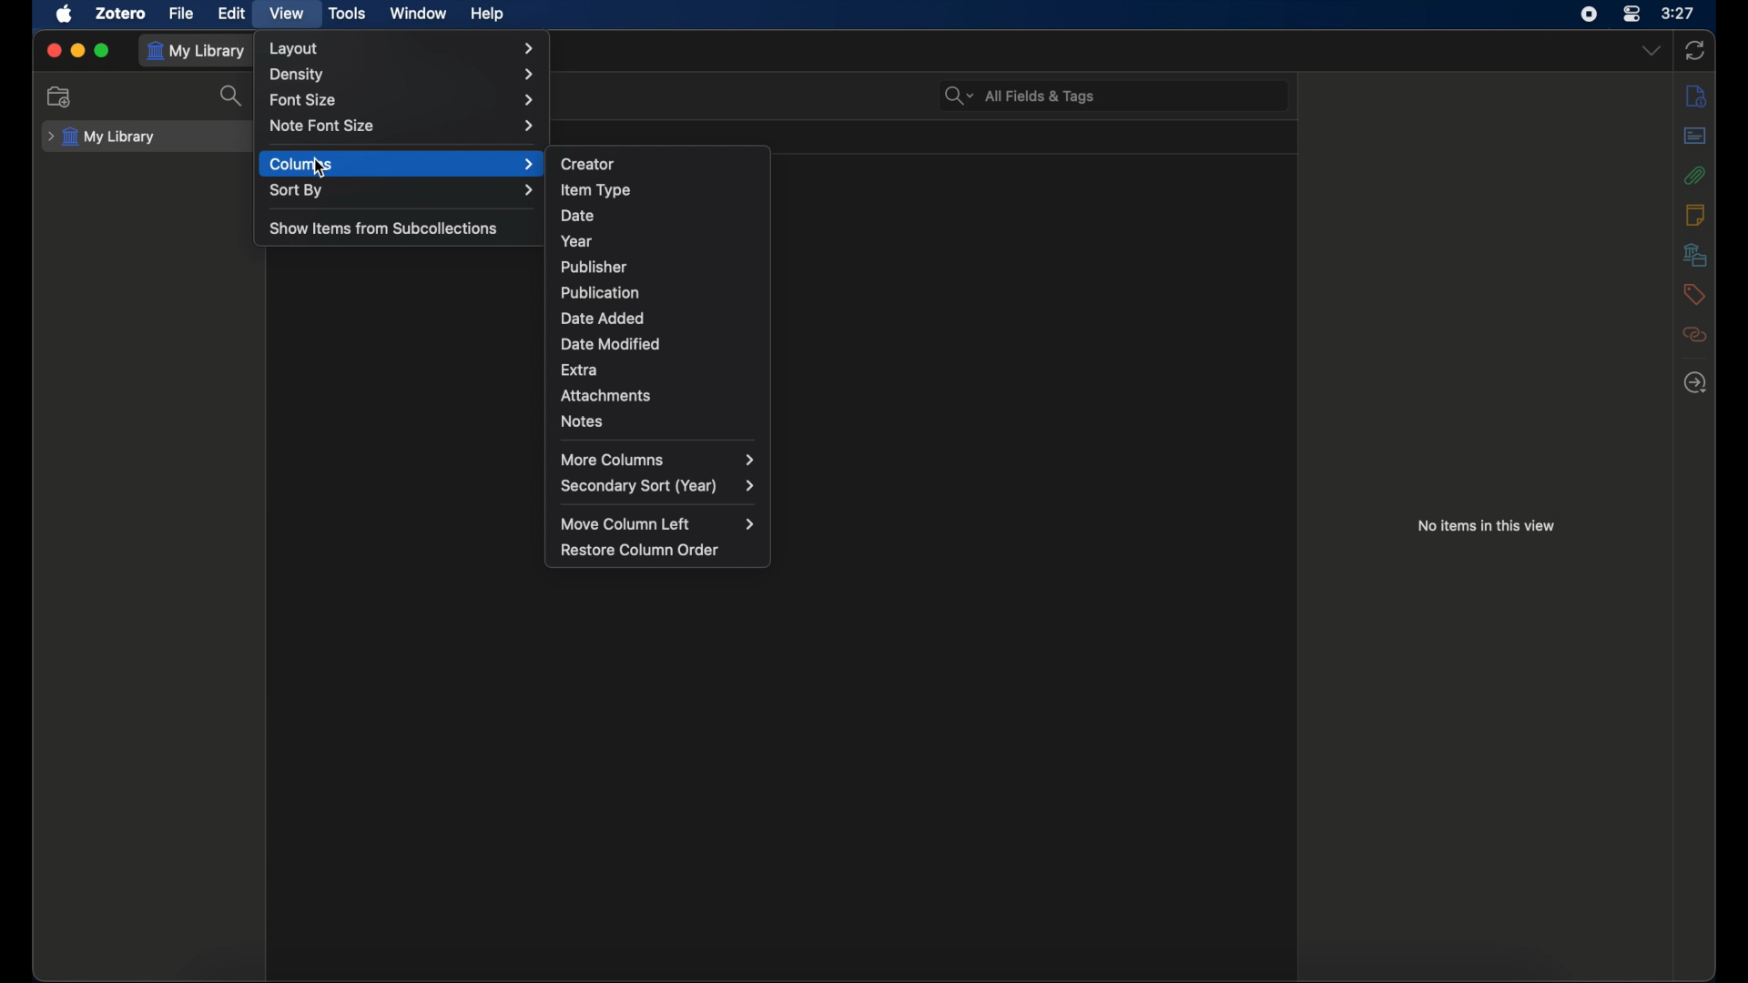  What do you see at coordinates (1694, 135) in the screenshot?
I see `abstract` at bounding box center [1694, 135].